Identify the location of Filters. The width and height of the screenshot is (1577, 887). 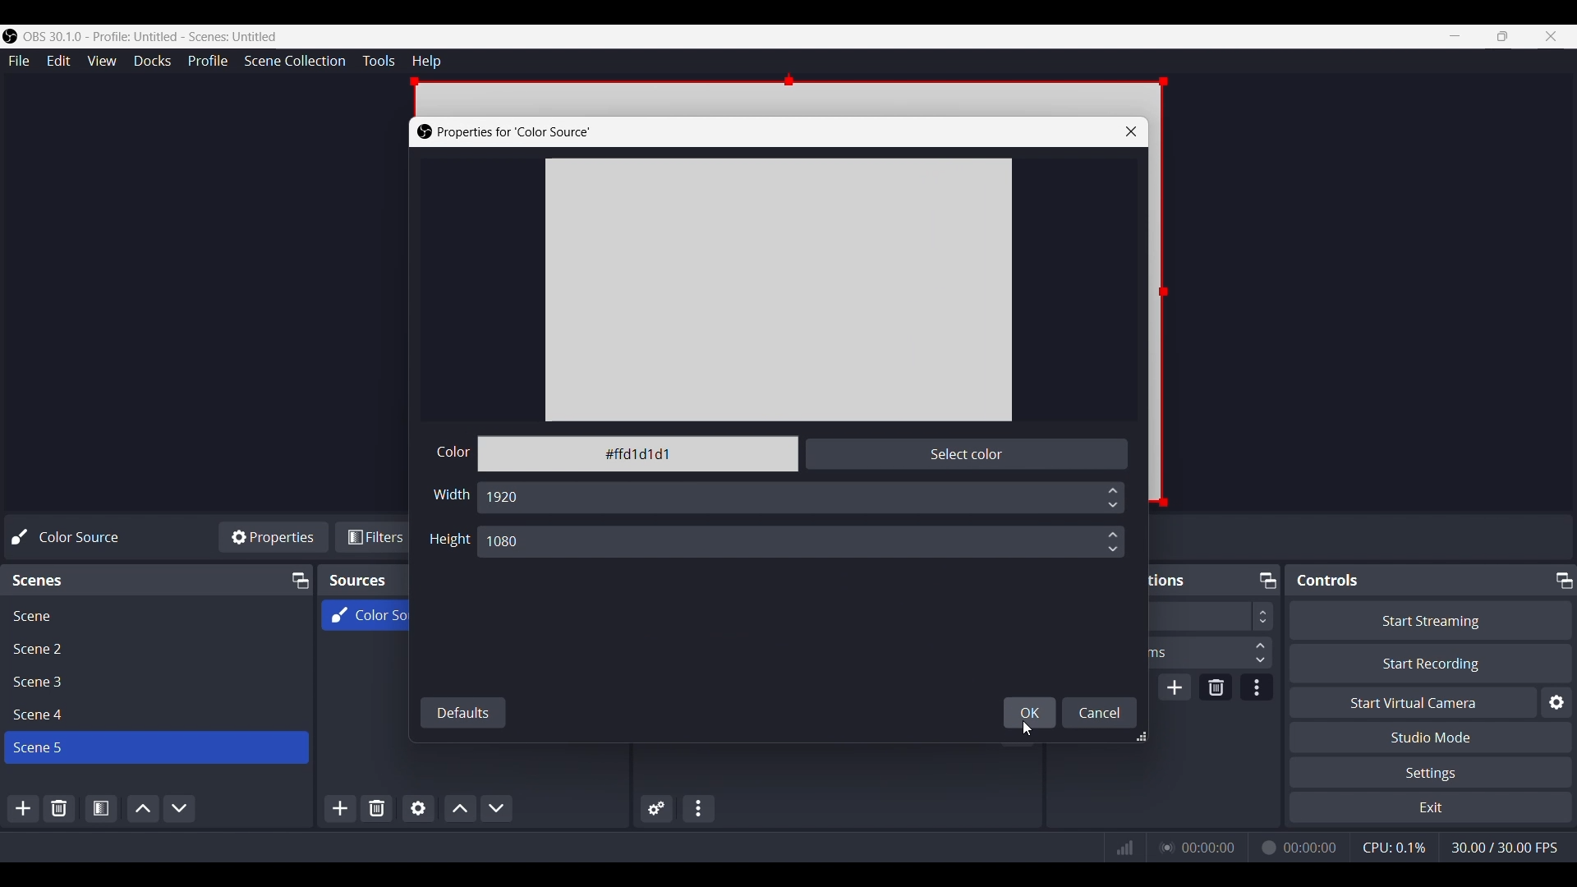
(379, 535).